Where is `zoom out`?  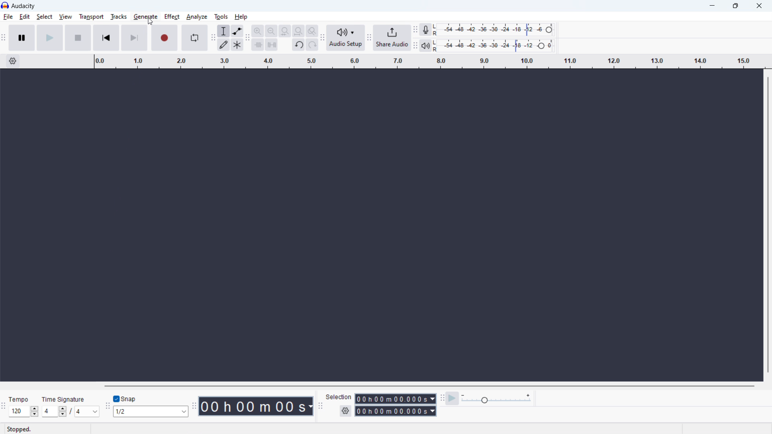
zoom out is located at coordinates (271, 31).